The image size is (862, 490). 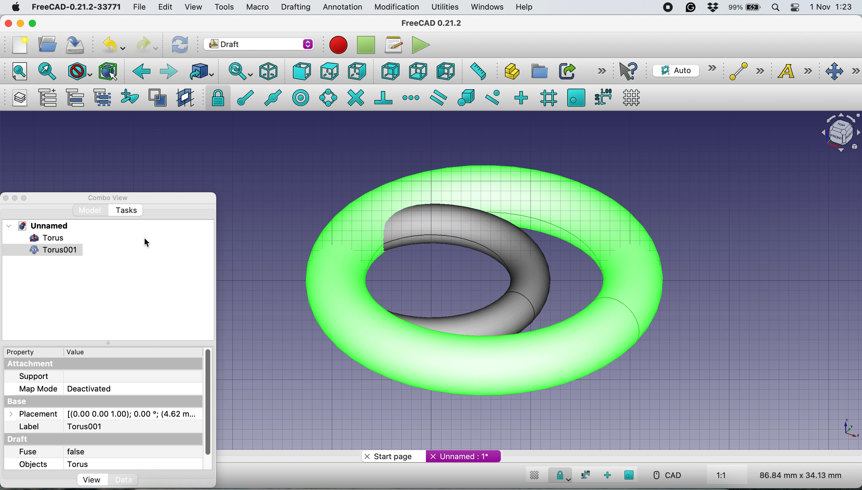 I want to click on Toggle Floating Window, so click(x=16, y=199).